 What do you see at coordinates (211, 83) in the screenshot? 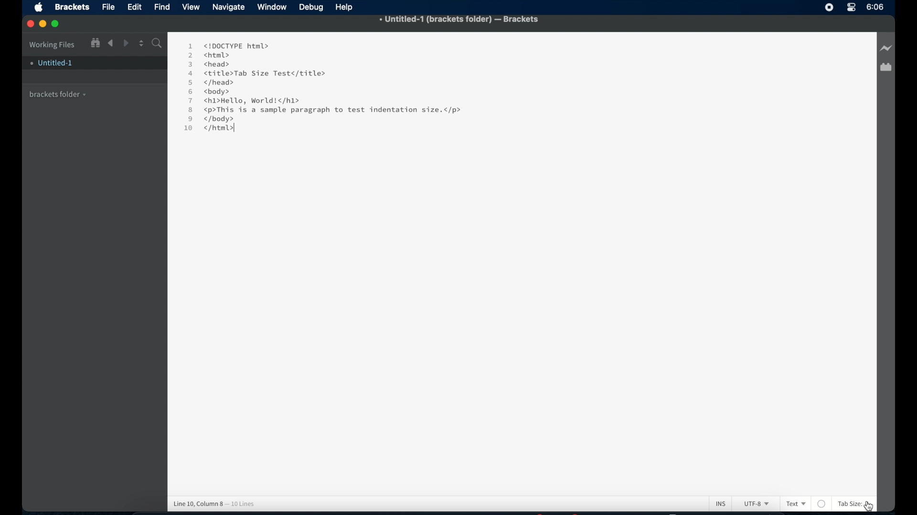
I see `5 </head>` at bounding box center [211, 83].